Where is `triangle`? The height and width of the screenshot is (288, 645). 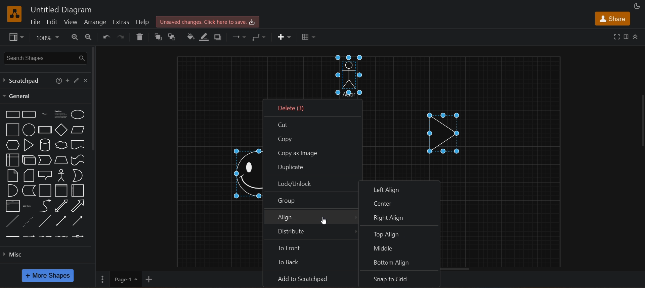
triangle is located at coordinates (28, 145).